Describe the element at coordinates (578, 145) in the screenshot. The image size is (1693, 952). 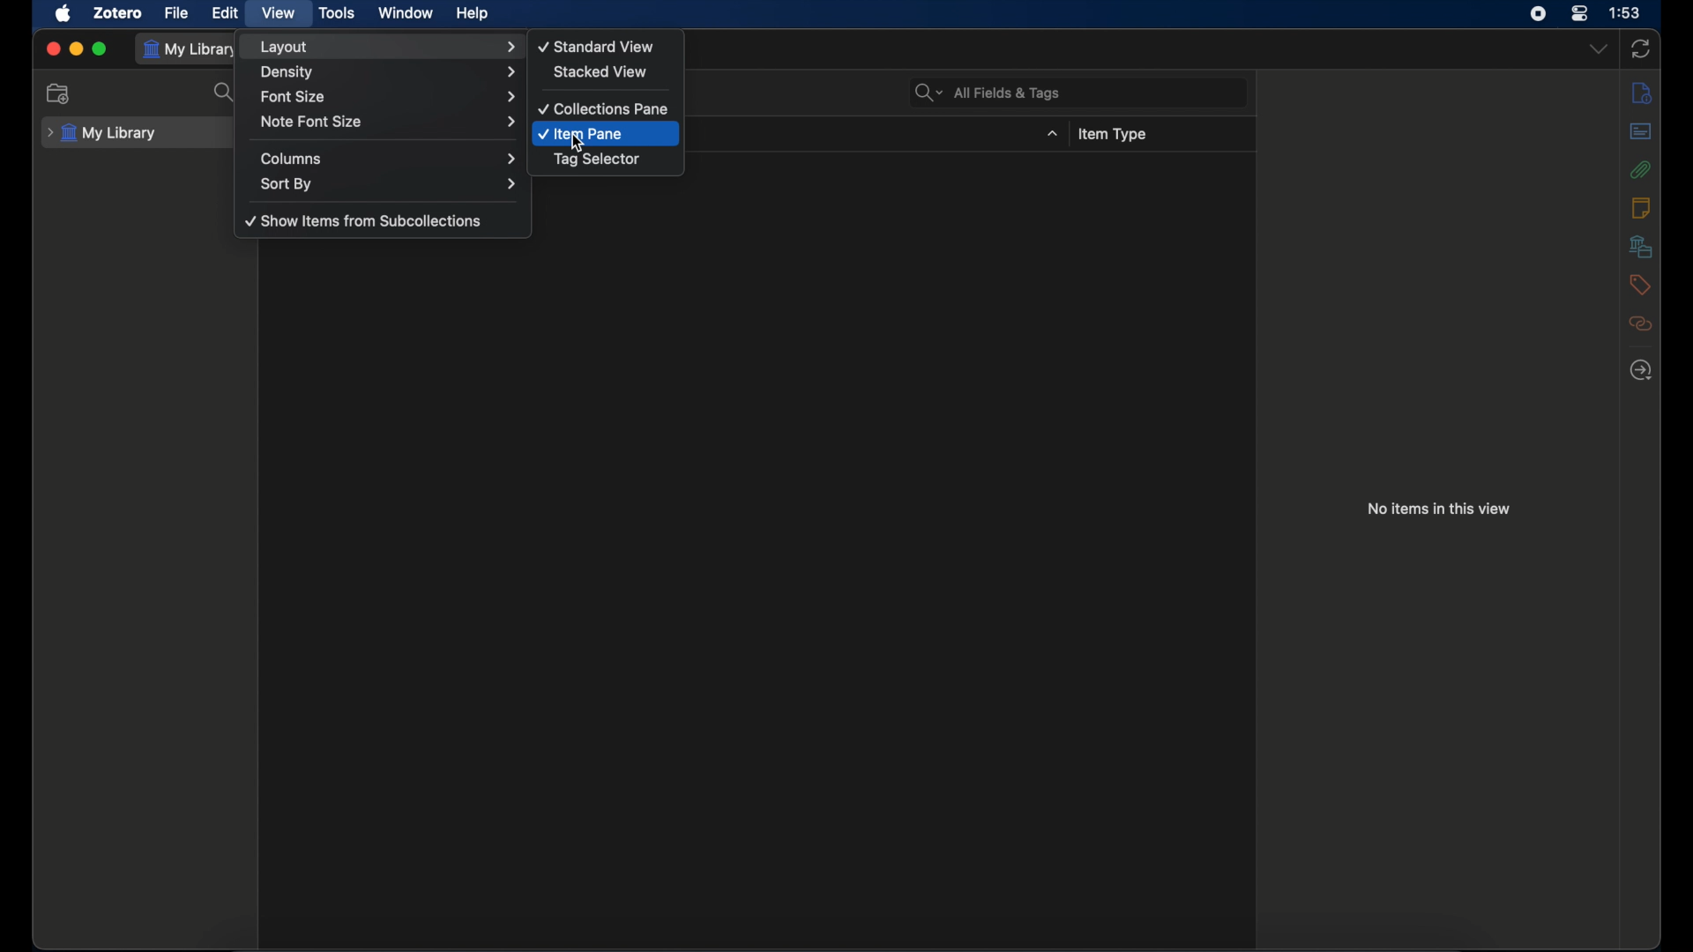
I see `cursor` at that location.